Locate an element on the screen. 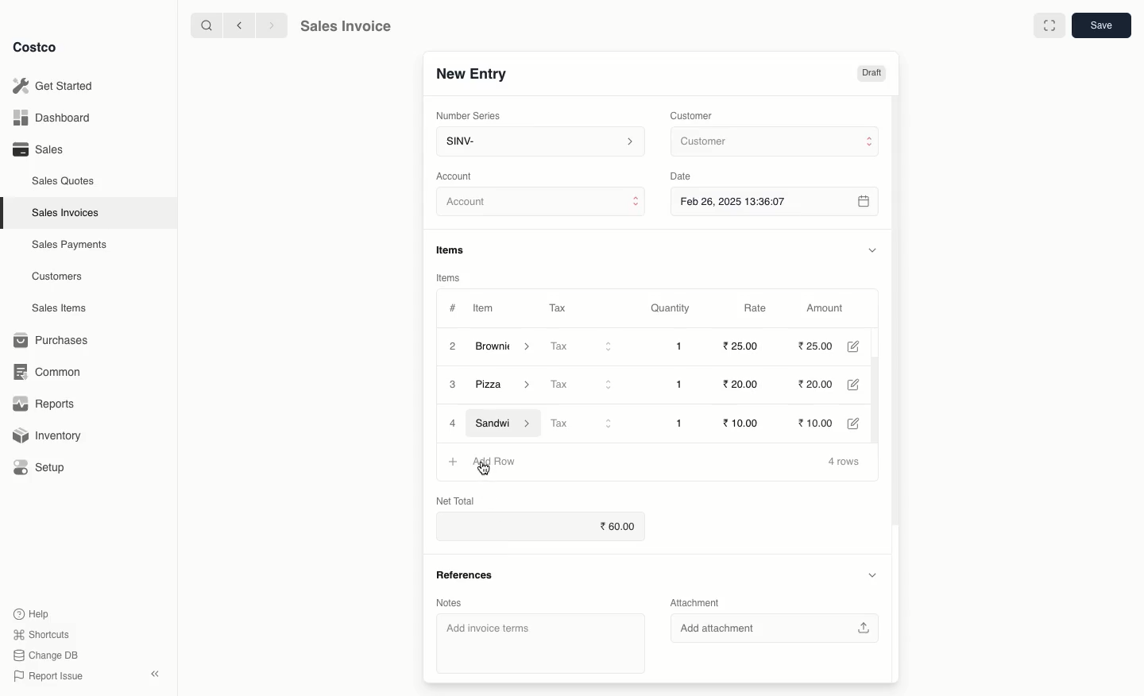  Sandwich is located at coordinates (504, 423).